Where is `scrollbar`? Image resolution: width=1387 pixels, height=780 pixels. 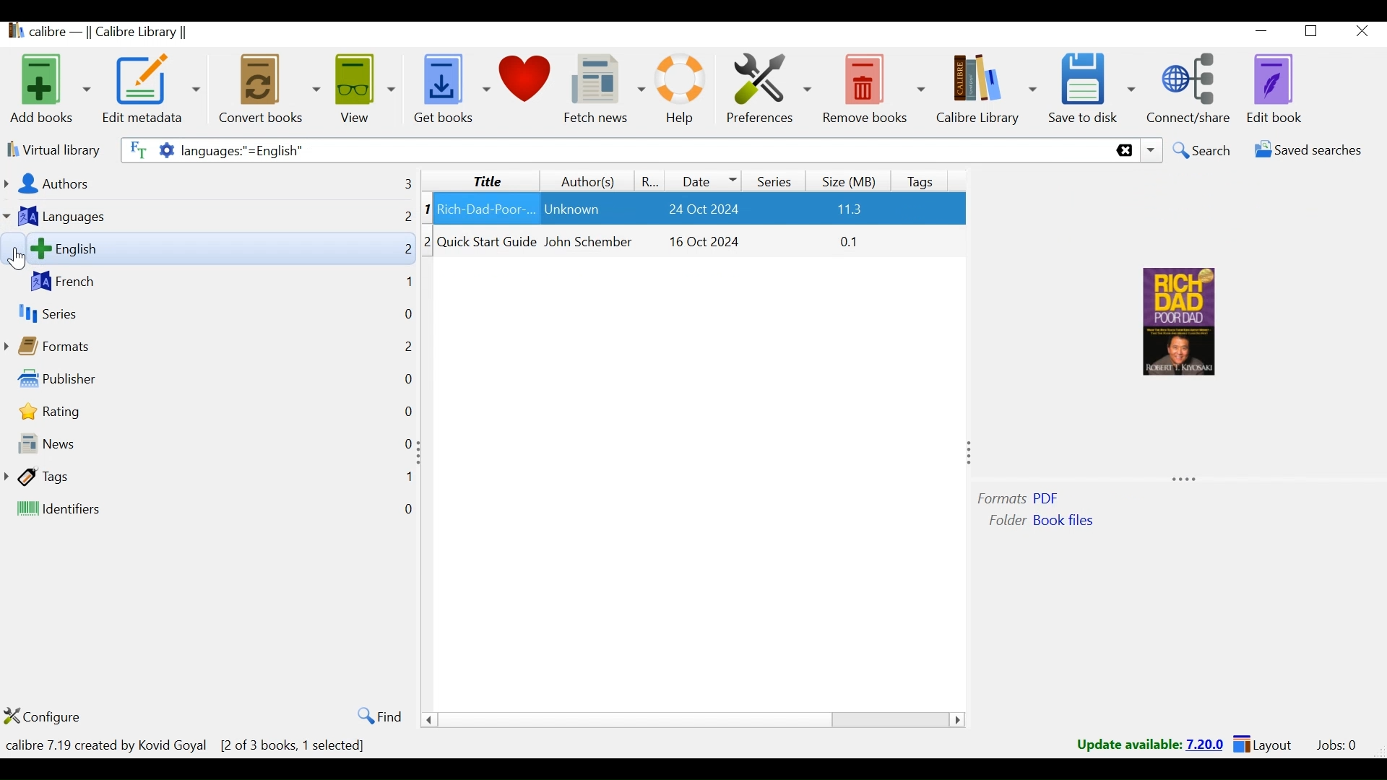 scrollbar is located at coordinates (698, 720).